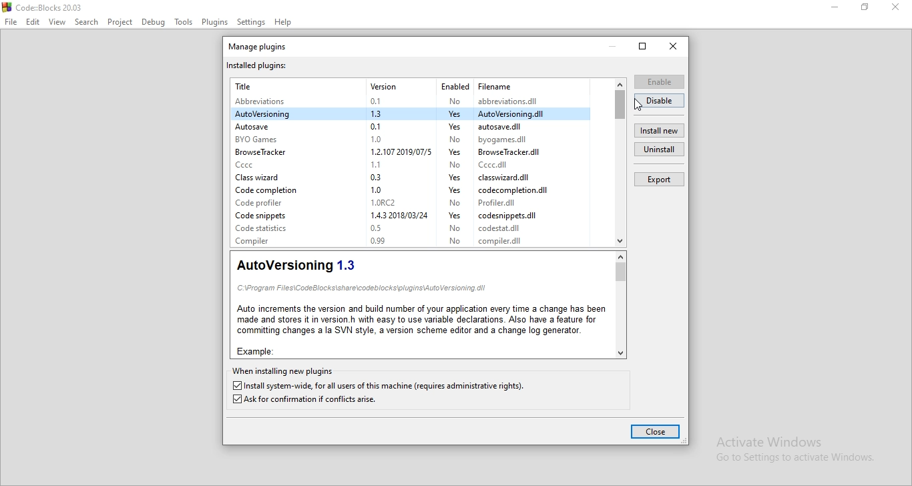 Image resolution: width=912 pixels, height=486 pixels. What do you see at coordinates (381, 202) in the screenshot?
I see `1.0RC2` at bounding box center [381, 202].